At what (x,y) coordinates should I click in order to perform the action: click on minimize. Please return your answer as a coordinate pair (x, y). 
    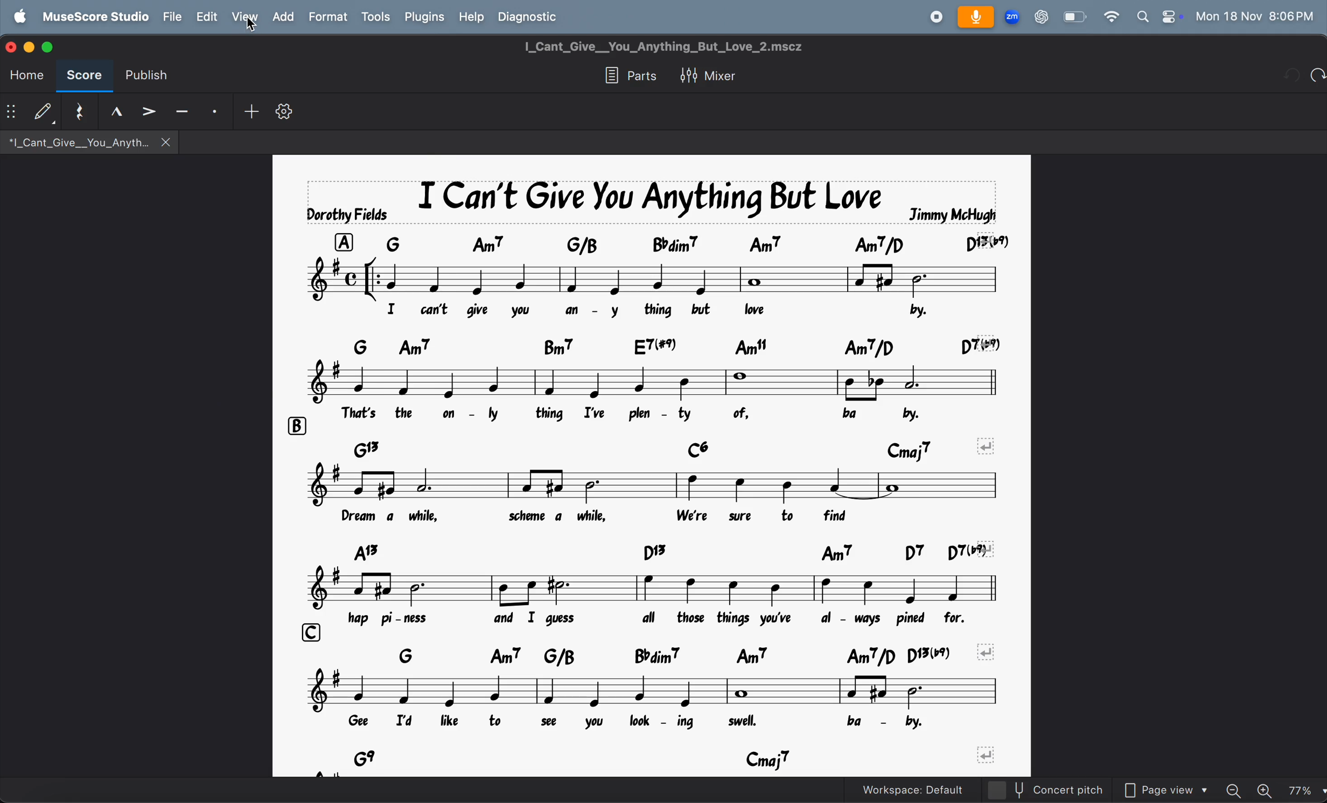
    Looking at the image, I should click on (31, 47).